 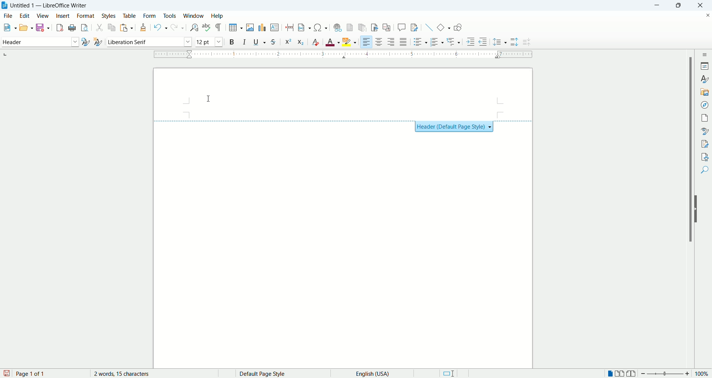 What do you see at coordinates (620, 373) in the screenshot?
I see `double page view` at bounding box center [620, 373].